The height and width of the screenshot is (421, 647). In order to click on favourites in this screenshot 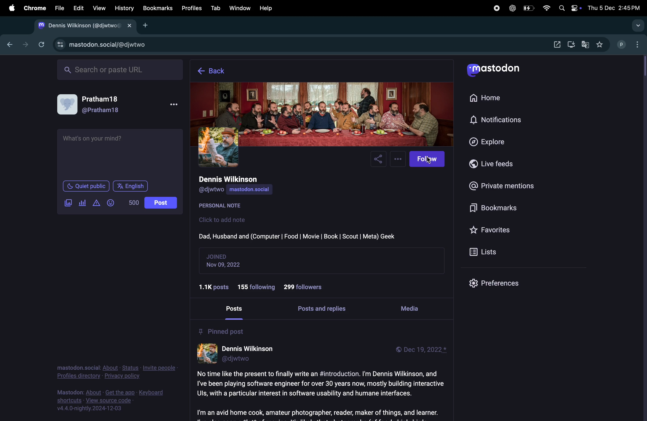, I will do `click(492, 230)`.